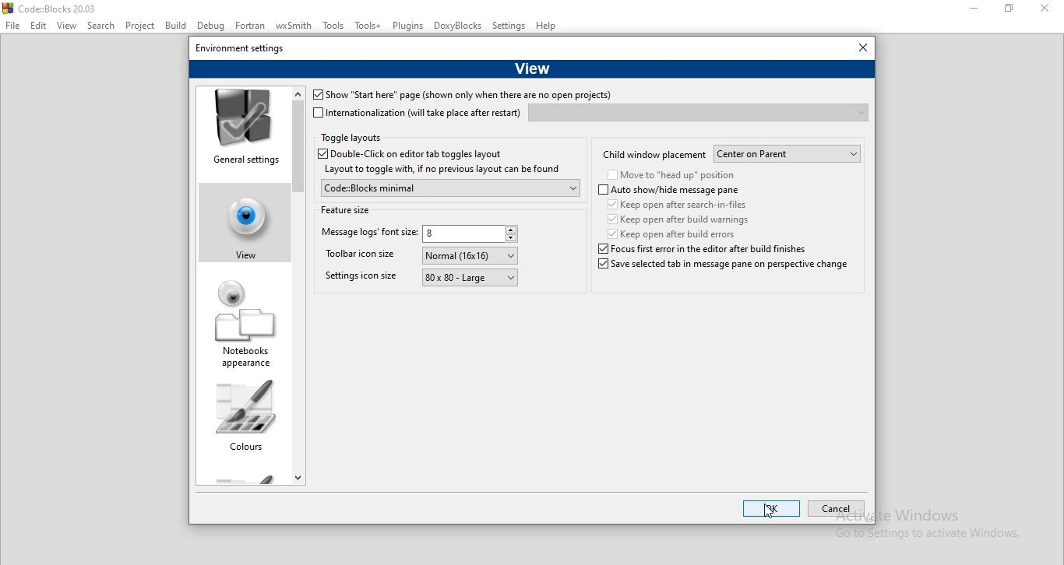 The height and width of the screenshot is (565, 1064). What do you see at coordinates (368, 26) in the screenshot?
I see `Tools+` at bounding box center [368, 26].